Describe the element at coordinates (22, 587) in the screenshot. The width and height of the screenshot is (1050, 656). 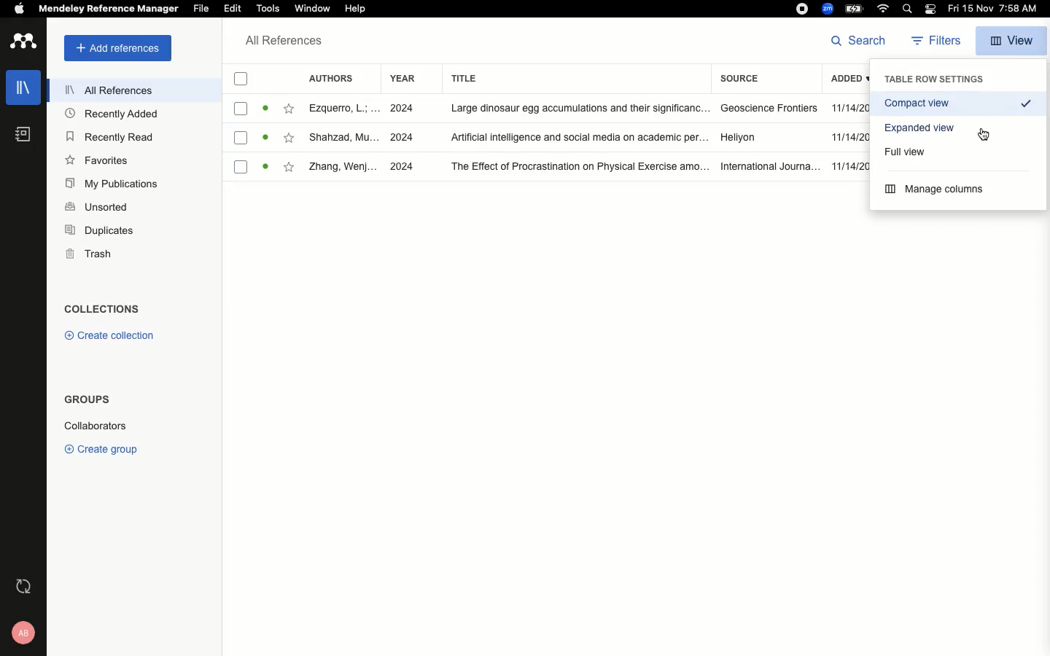
I see `Last sync` at that location.